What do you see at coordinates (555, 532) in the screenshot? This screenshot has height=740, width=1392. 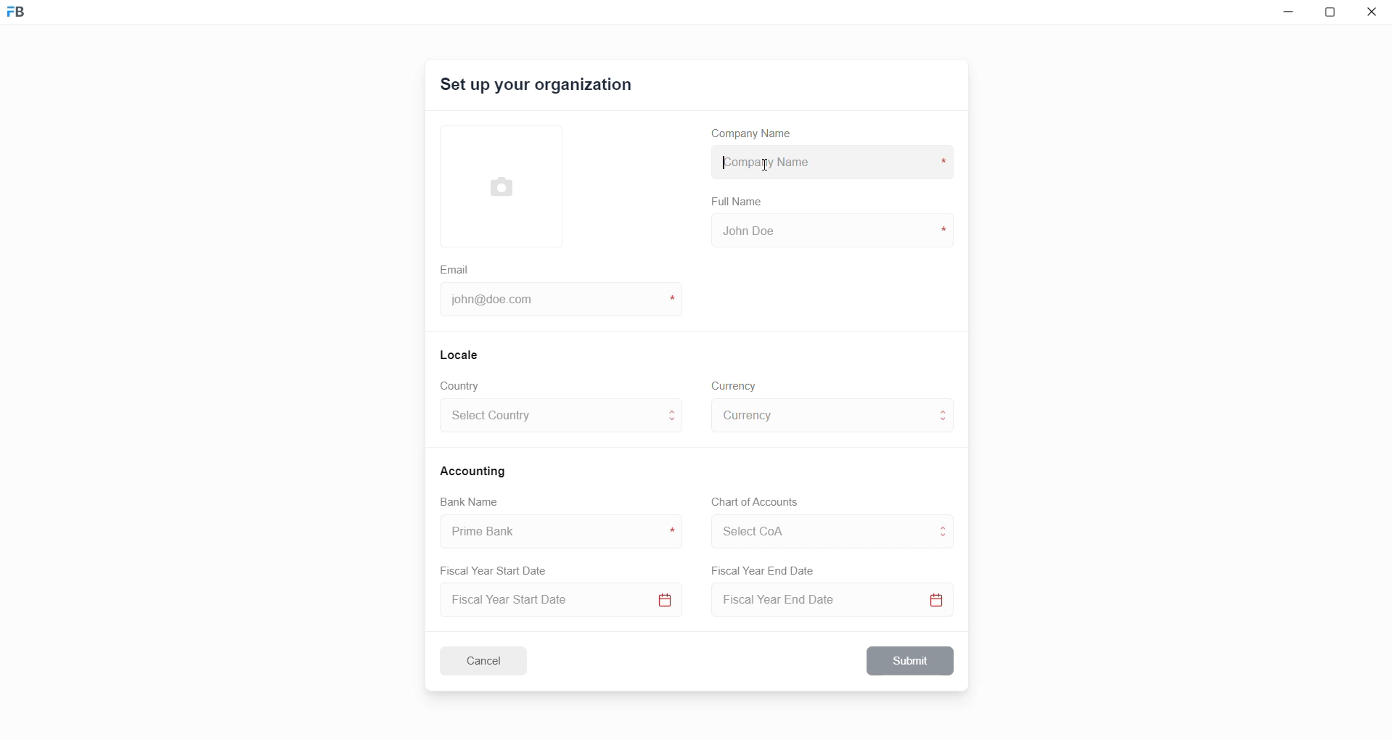 I see `bank name input box` at bounding box center [555, 532].